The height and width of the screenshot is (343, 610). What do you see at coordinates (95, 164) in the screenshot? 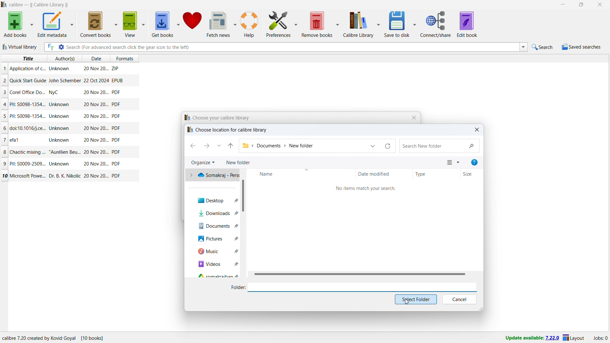
I see `Date` at bounding box center [95, 164].